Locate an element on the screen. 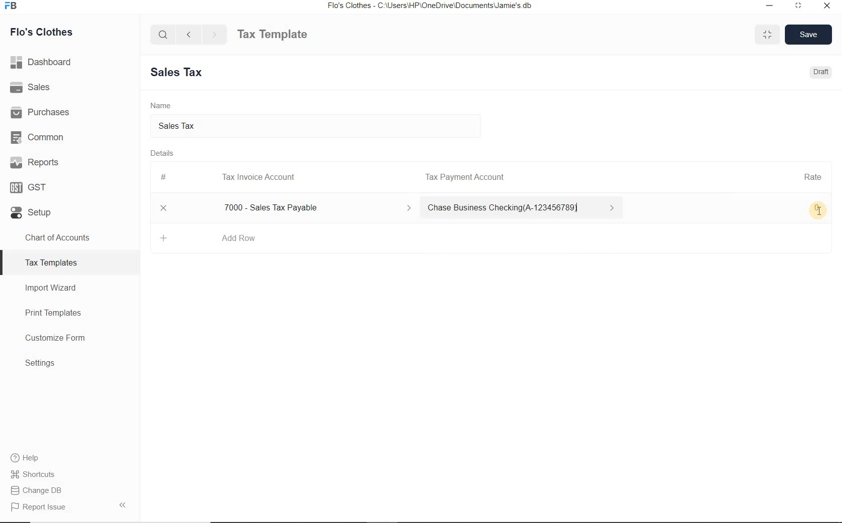 This screenshot has height=523, width=842. Tax Template is located at coordinates (272, 34).